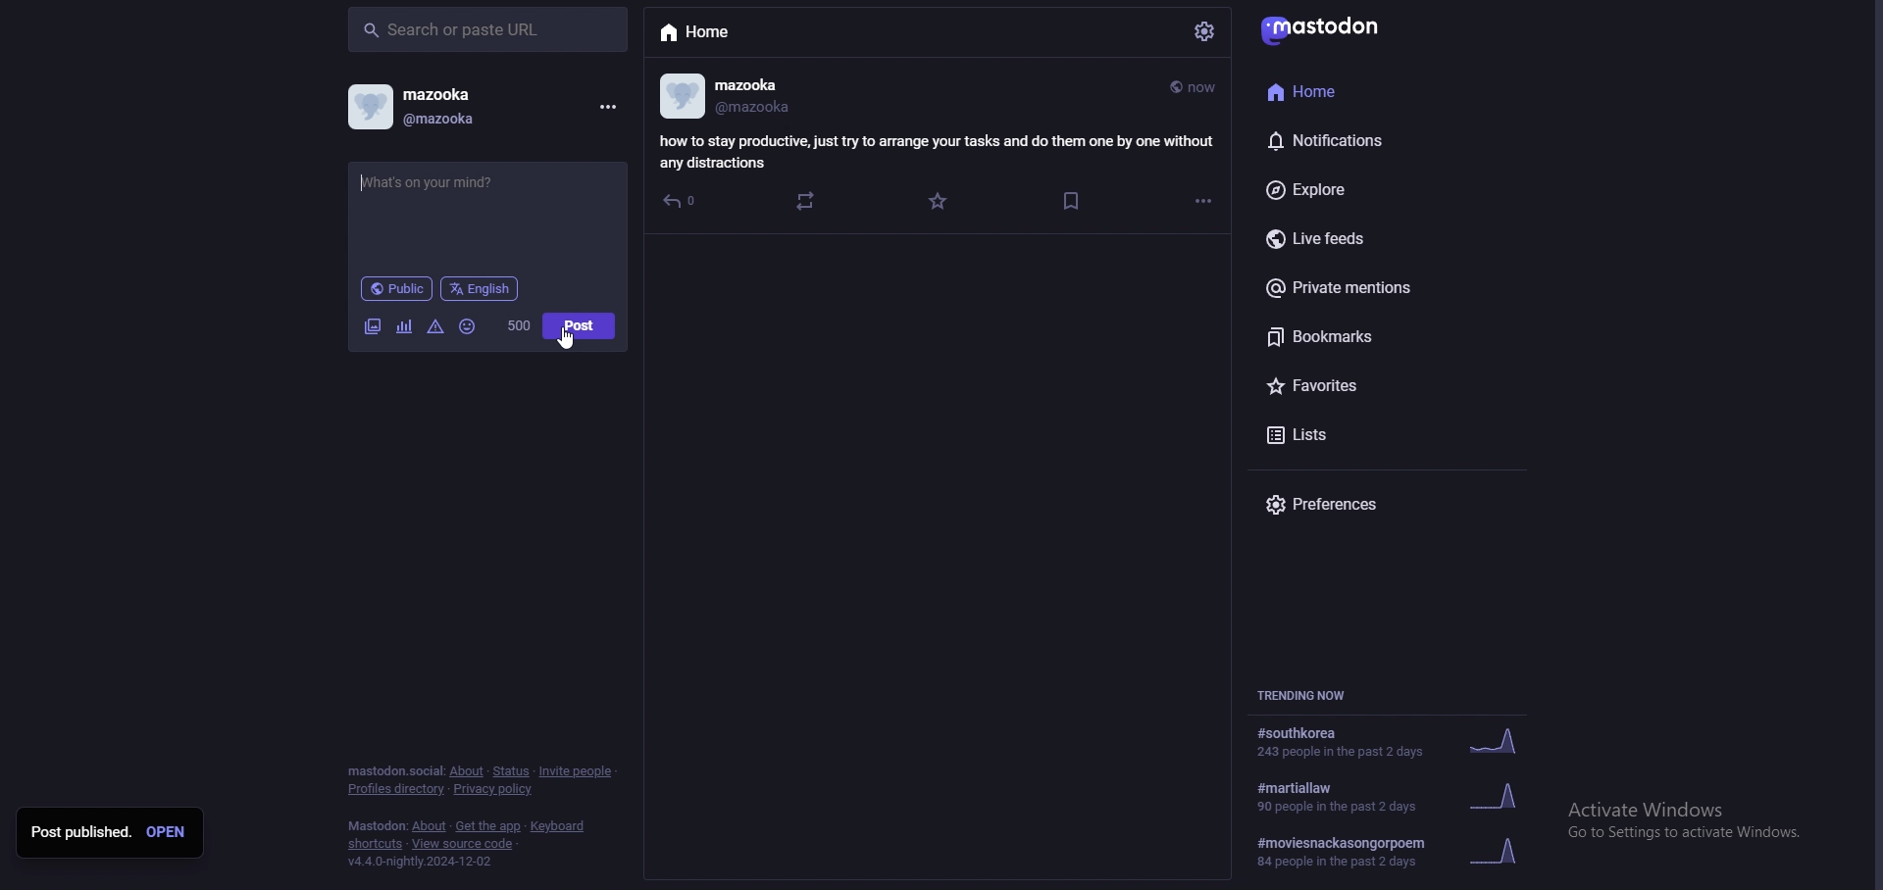 This screenshot has width=1883, height=890. I want to click on settings, so click(1207, 31).